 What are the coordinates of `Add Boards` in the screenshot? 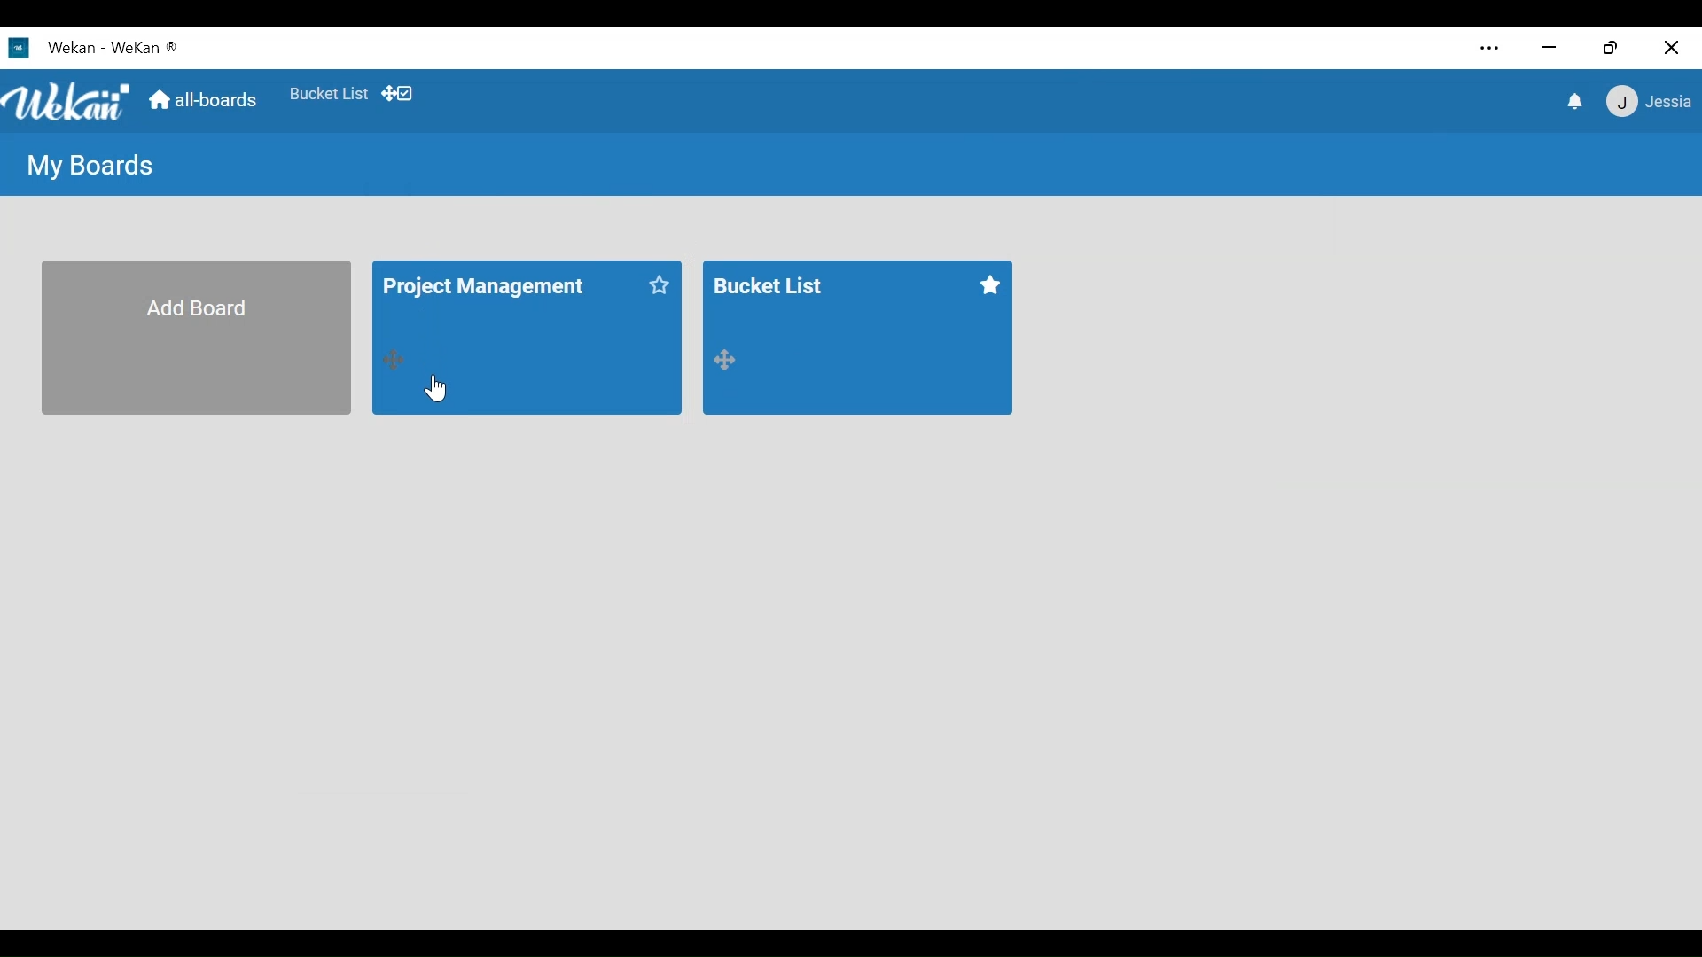 It's located at (195, 337).